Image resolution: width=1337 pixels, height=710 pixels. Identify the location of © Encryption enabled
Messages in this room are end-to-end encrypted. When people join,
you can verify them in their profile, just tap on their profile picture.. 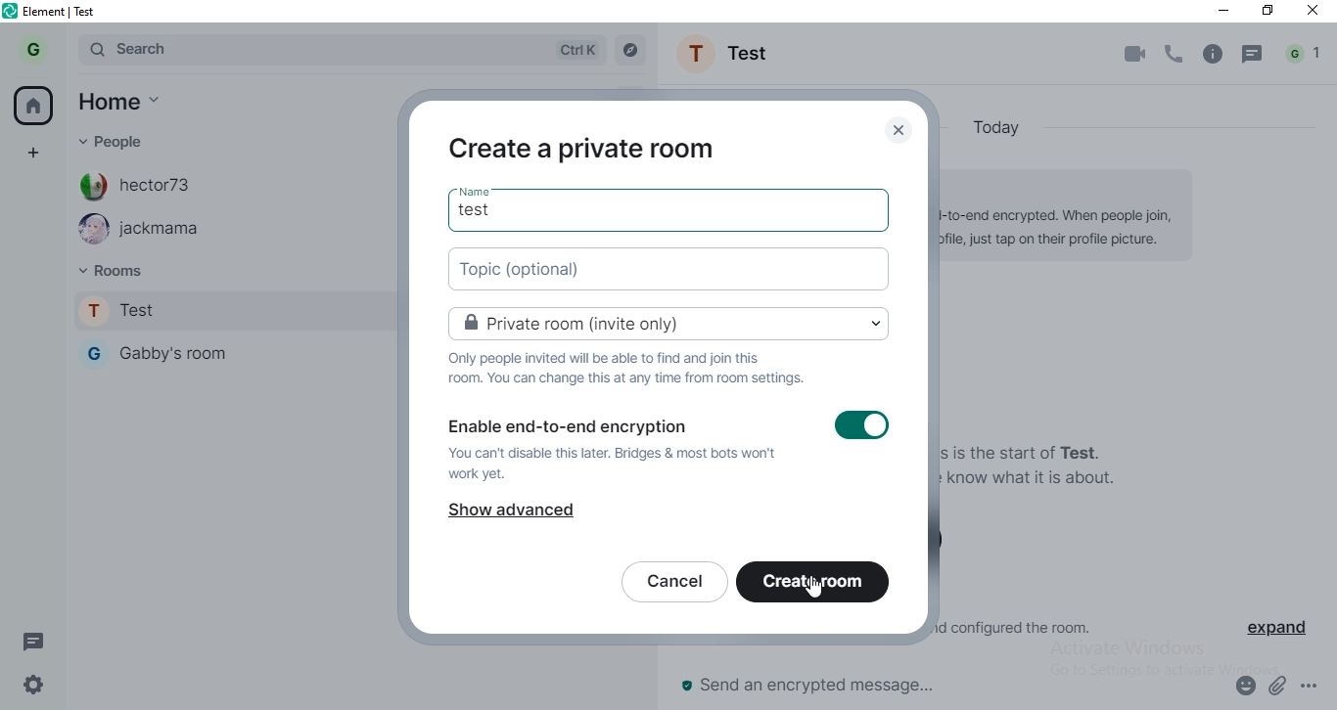
(1072, 222).